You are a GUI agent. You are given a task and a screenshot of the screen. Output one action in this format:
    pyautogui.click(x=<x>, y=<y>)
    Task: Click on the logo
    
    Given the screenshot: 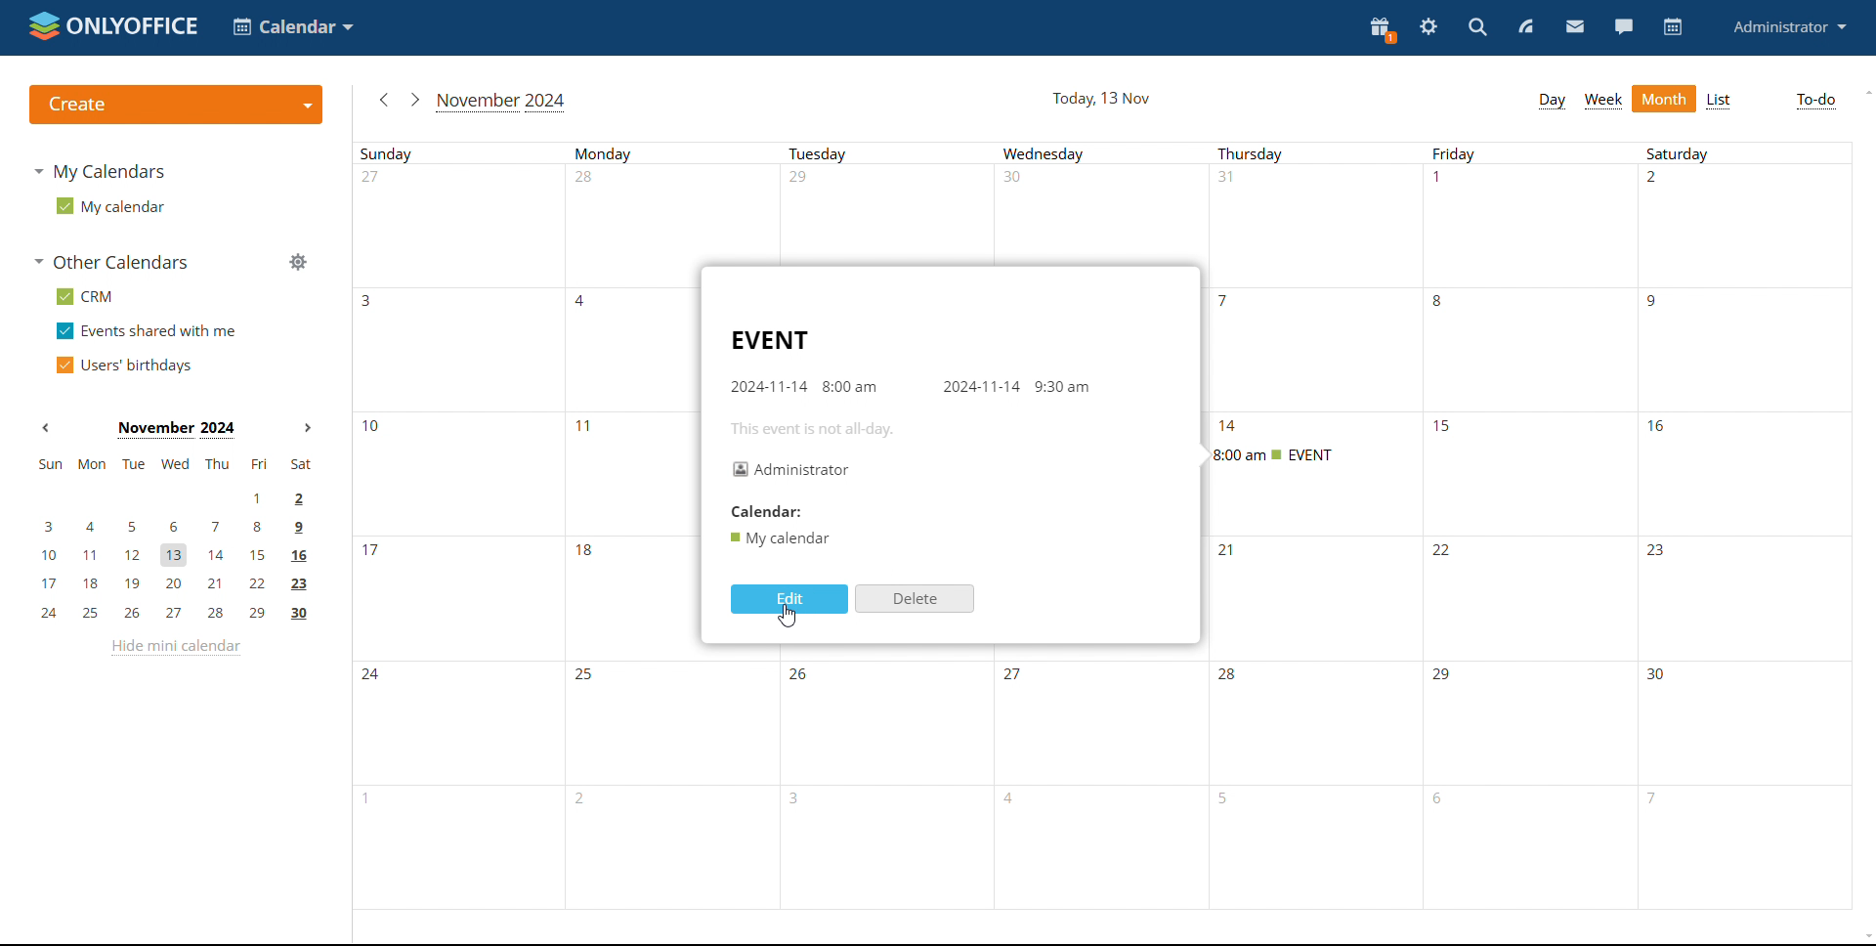 What is the action you would take?
    pyautogui.click(x=114, y=27)
    